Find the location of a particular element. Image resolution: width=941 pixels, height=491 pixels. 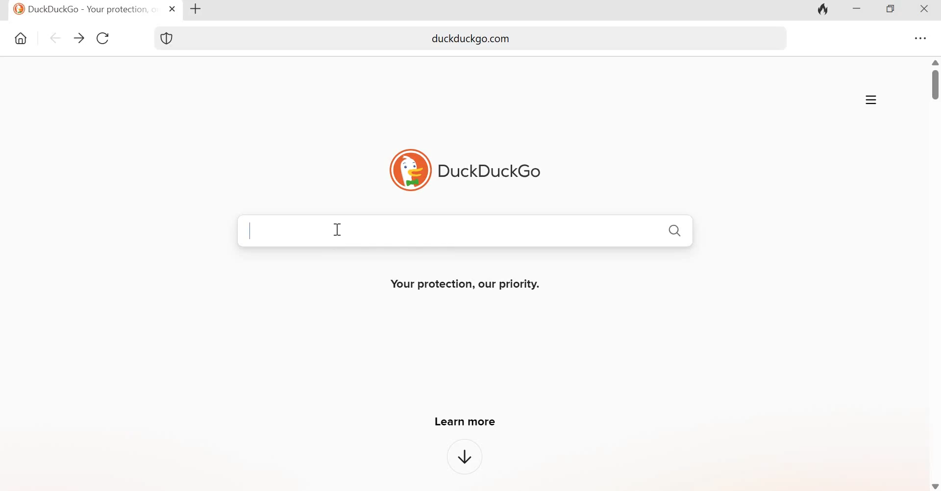

Minimize is located at coordinates (860, 10).